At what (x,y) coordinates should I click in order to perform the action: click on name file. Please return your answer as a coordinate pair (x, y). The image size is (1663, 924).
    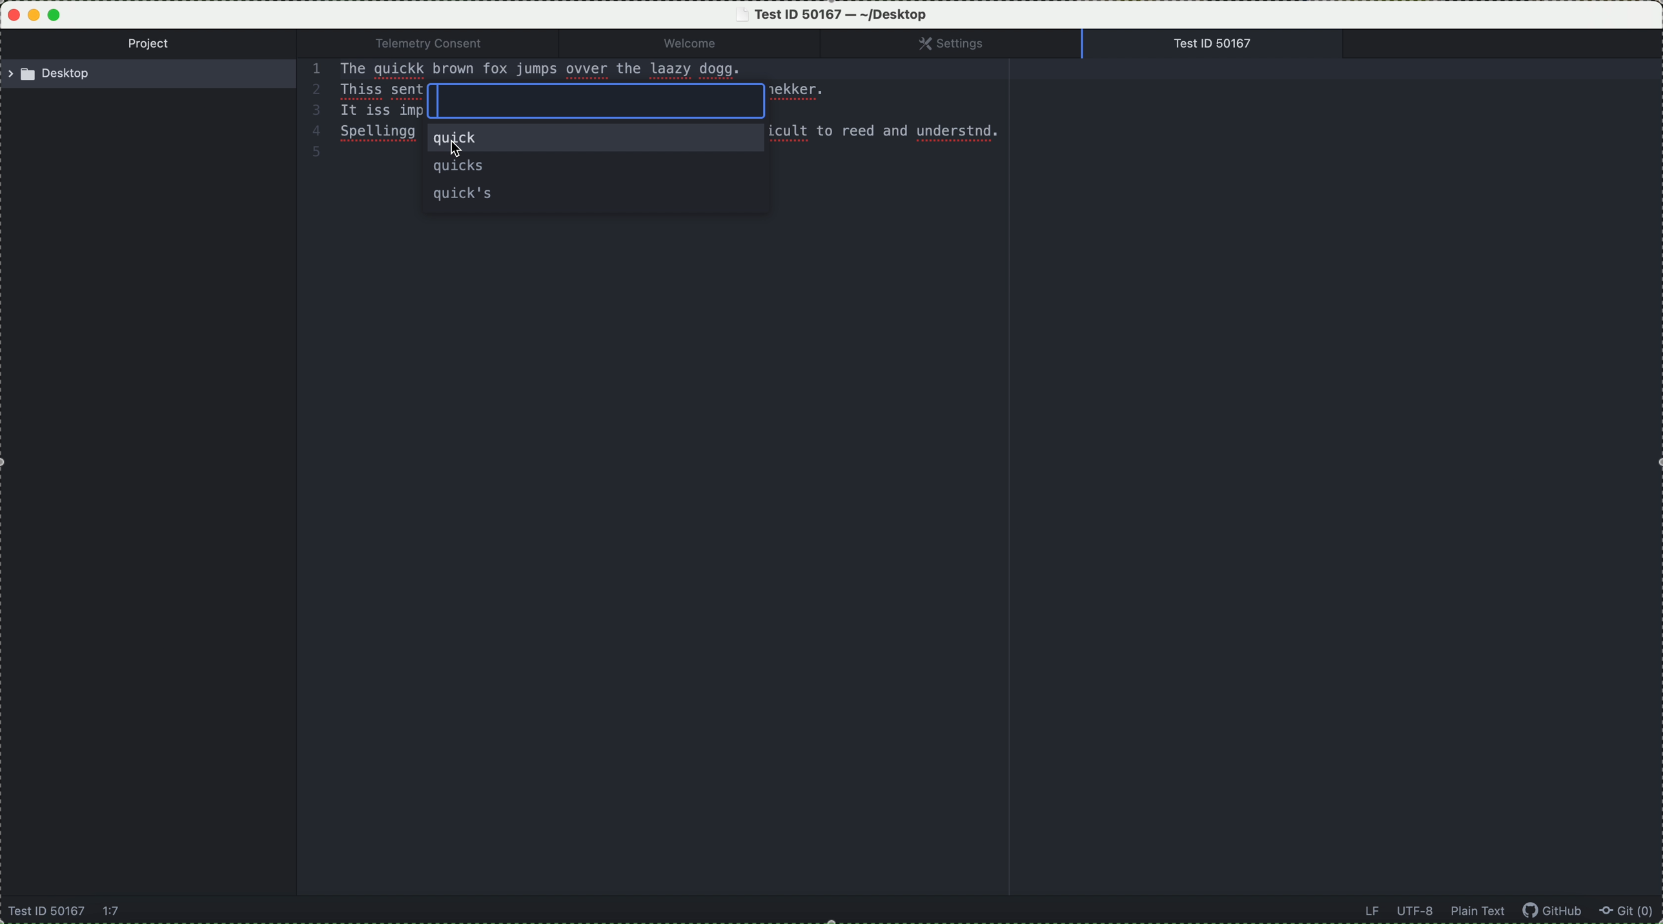
    Looking at the image, I should click on (46, 912).